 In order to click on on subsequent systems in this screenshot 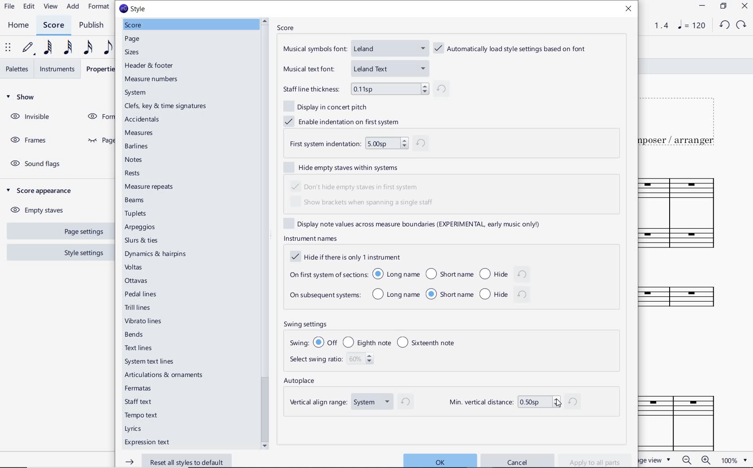, I will do `click(324, 296)`.